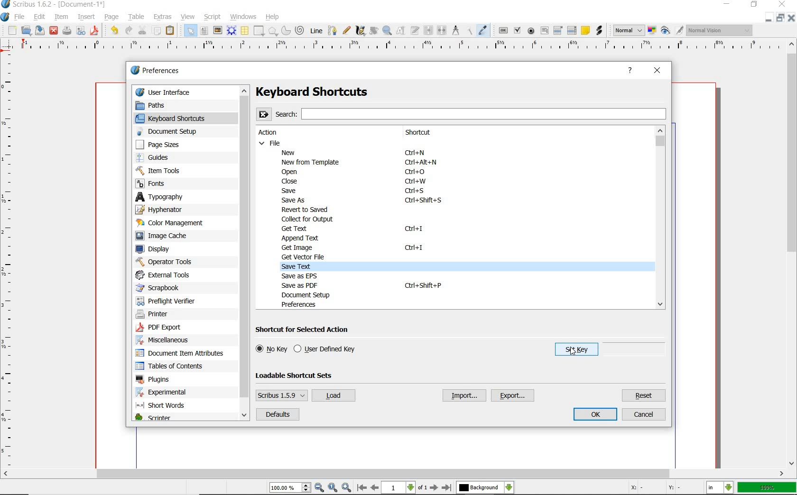 The width and height of the screenshot is (797, 495). I want to click on scrapbook, so click(162, 288).